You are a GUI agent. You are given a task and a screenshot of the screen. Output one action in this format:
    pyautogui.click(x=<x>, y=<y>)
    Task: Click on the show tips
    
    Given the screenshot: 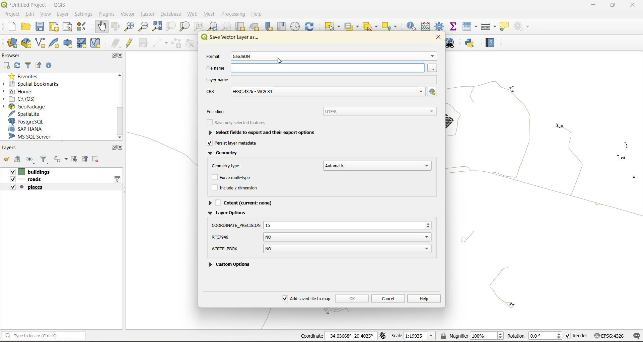 What is the action you would take?
    pyautogui.click(x=506, y=27)
    